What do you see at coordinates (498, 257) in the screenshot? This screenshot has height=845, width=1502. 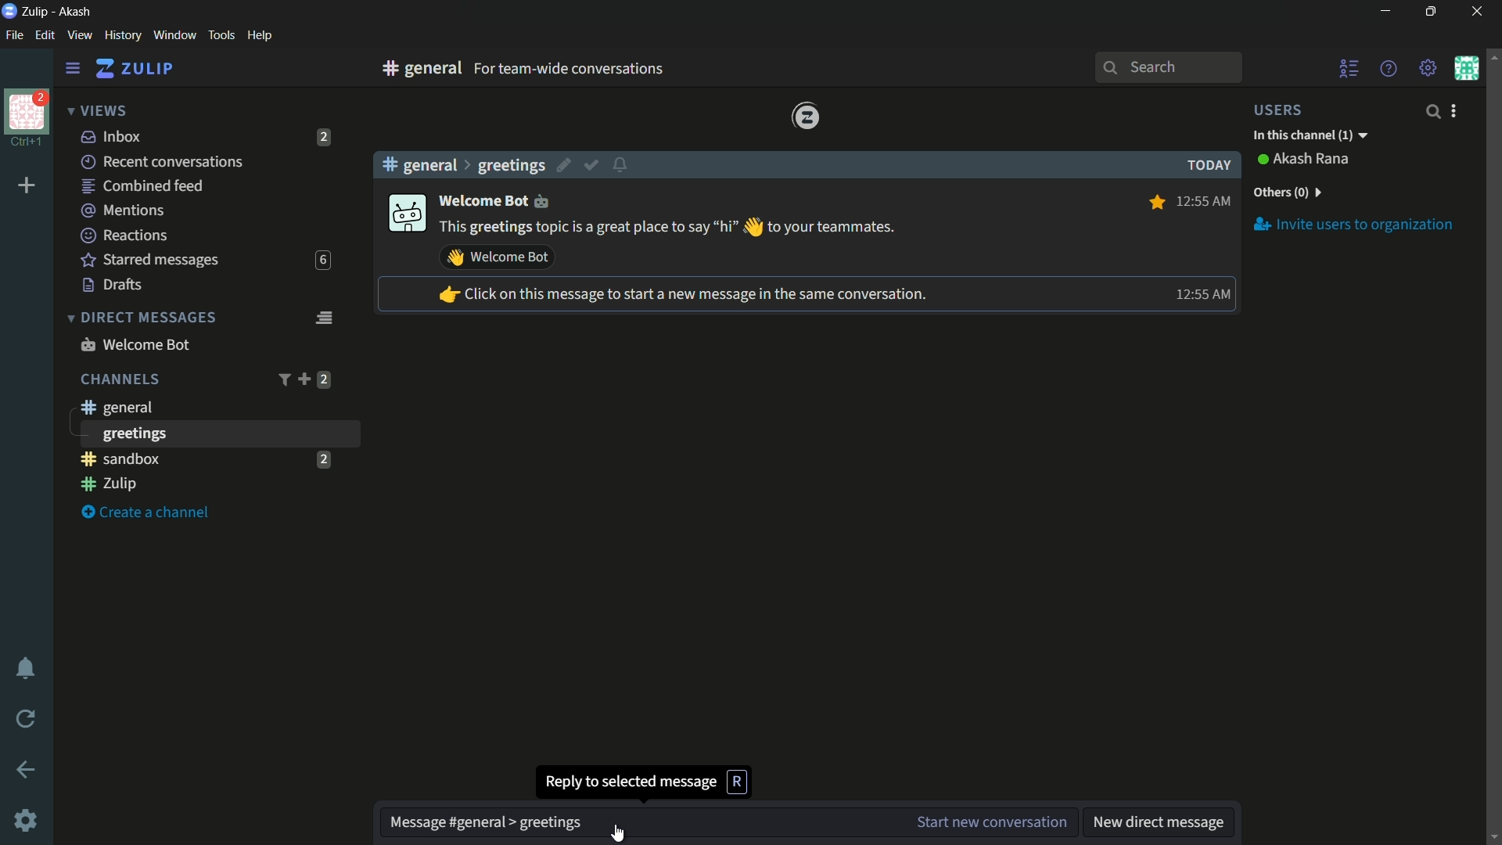 I see `Send wave emoji to welcome bot` at bounding box center [498, 257].